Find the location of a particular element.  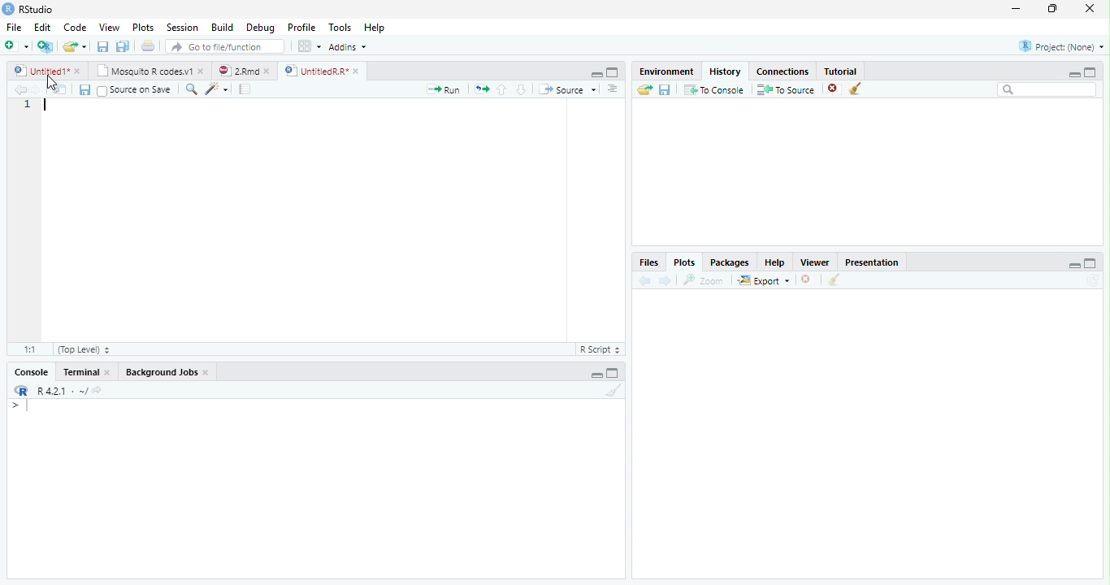

Plots is located at coordinates (684, 262).